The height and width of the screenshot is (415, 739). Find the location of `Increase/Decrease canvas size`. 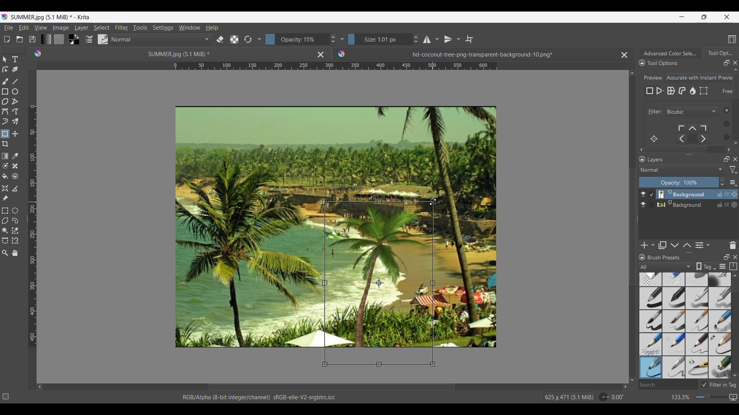

Increase/Decrease canvas size is located at coordinates (697, 397).